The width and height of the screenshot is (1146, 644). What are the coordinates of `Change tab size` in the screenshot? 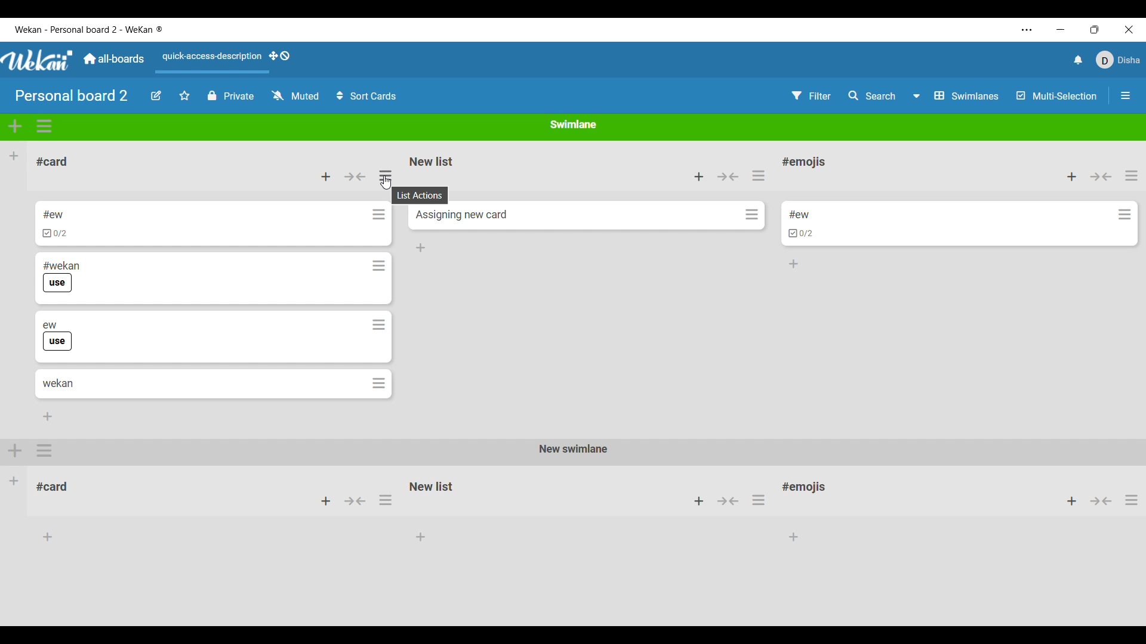 It's located at (1095, 29).